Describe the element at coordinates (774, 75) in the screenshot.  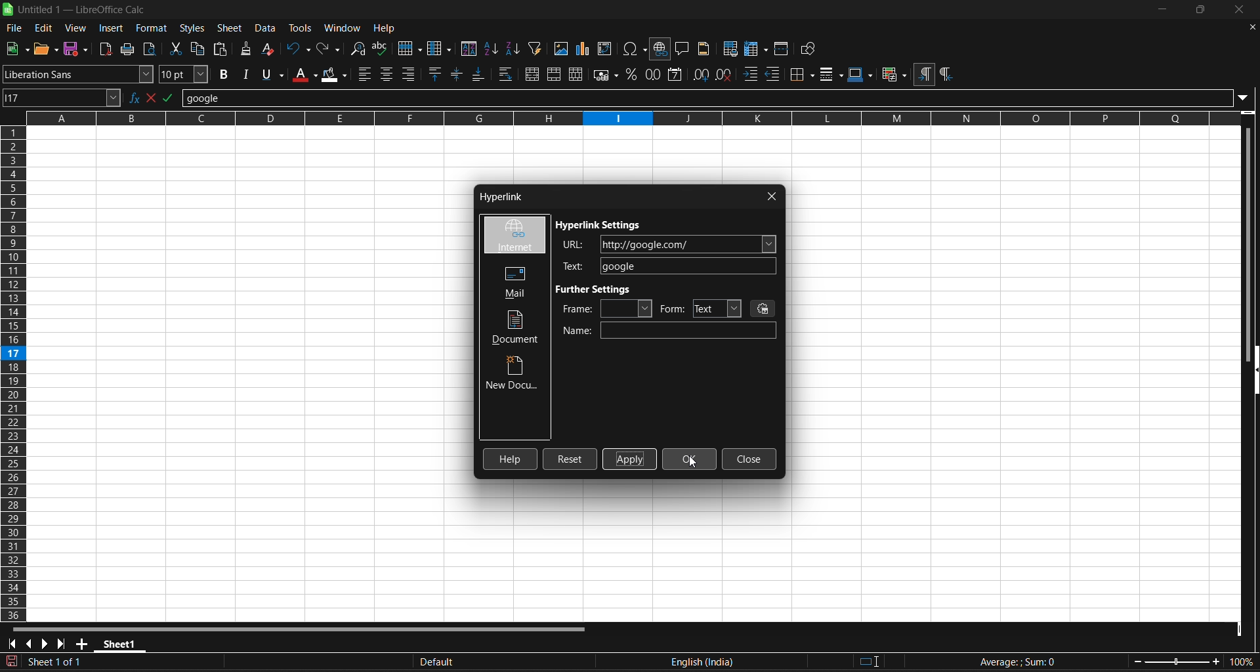
I see `decrease indent` at that location.